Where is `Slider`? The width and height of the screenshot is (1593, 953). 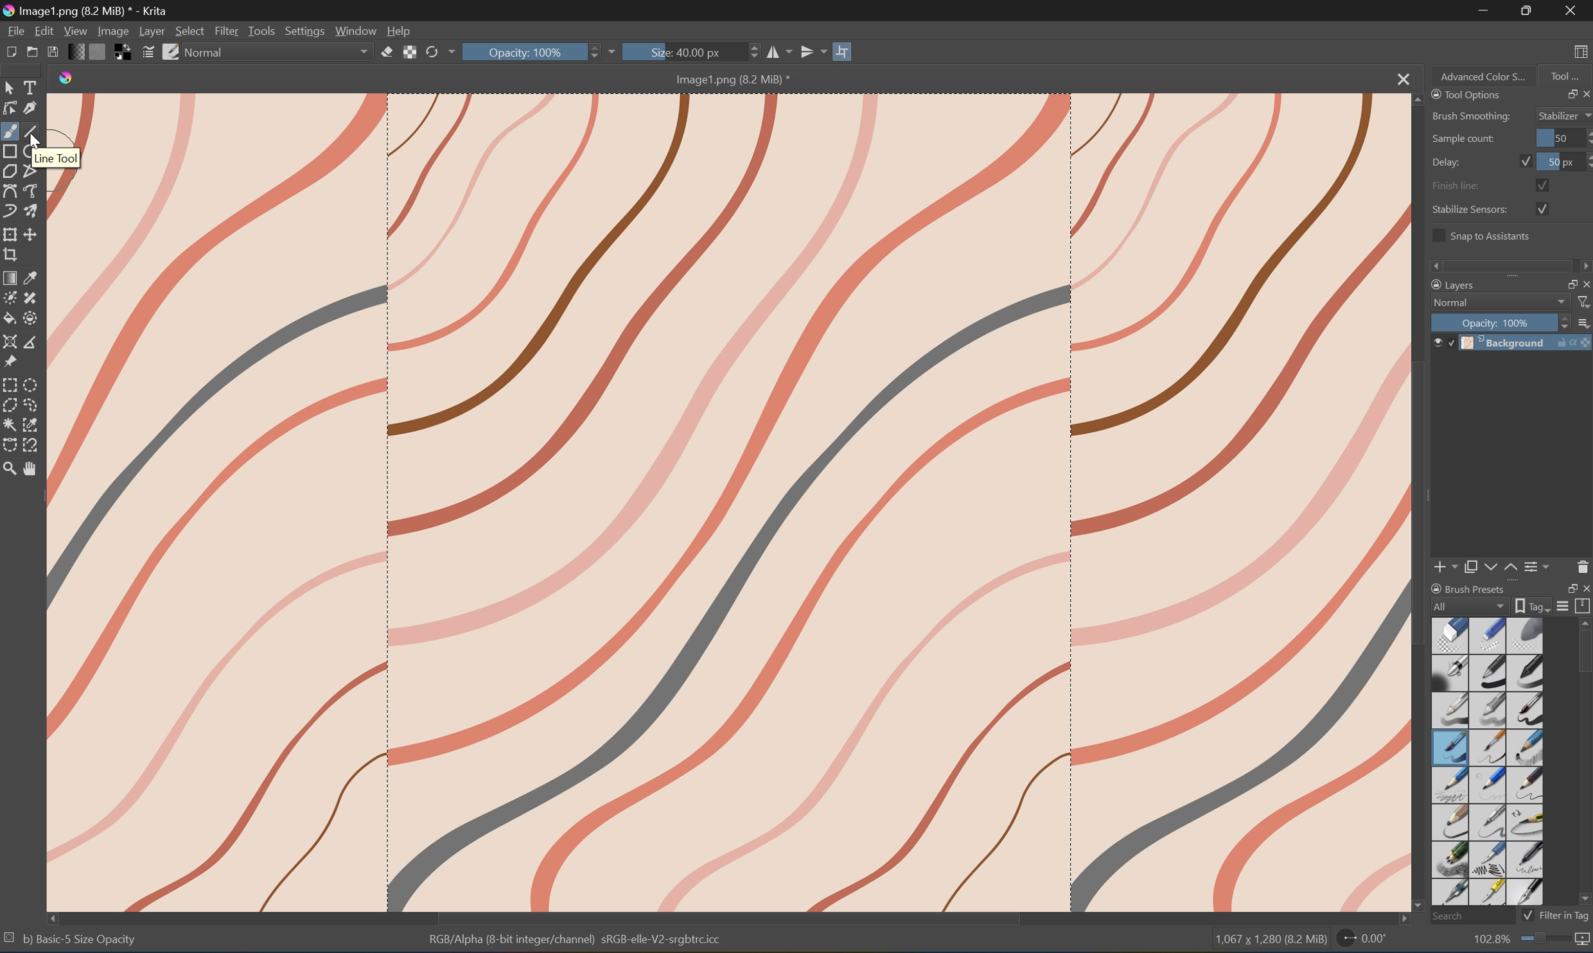 Slider is located at coordinates (750, 53).